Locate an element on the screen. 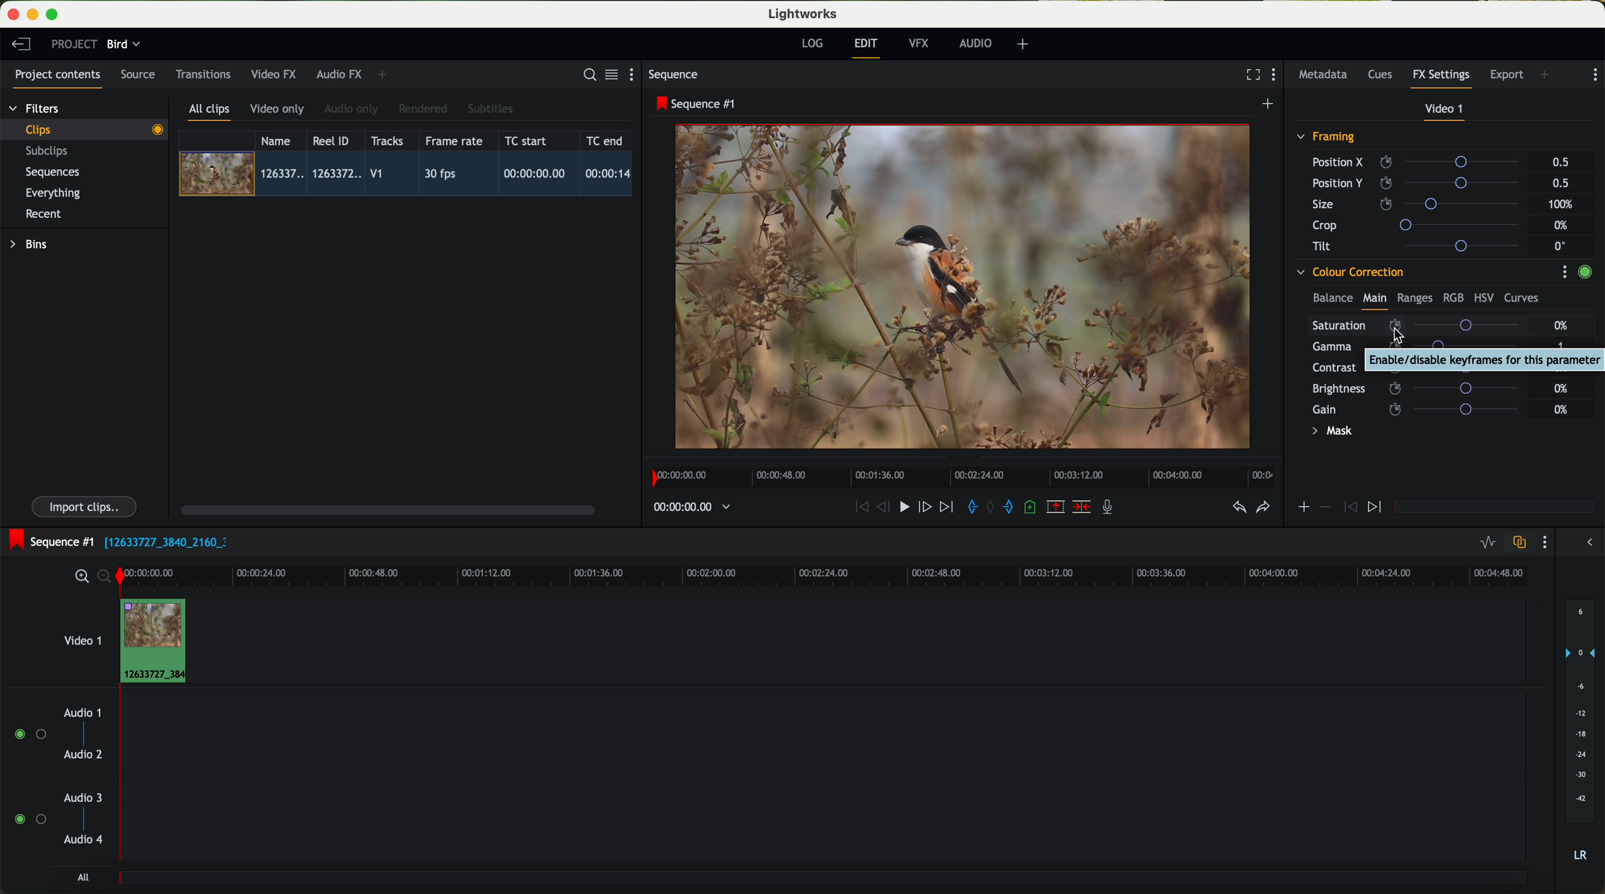 The image size is (1605, 894). timeline is located at coordinates (857, 574).